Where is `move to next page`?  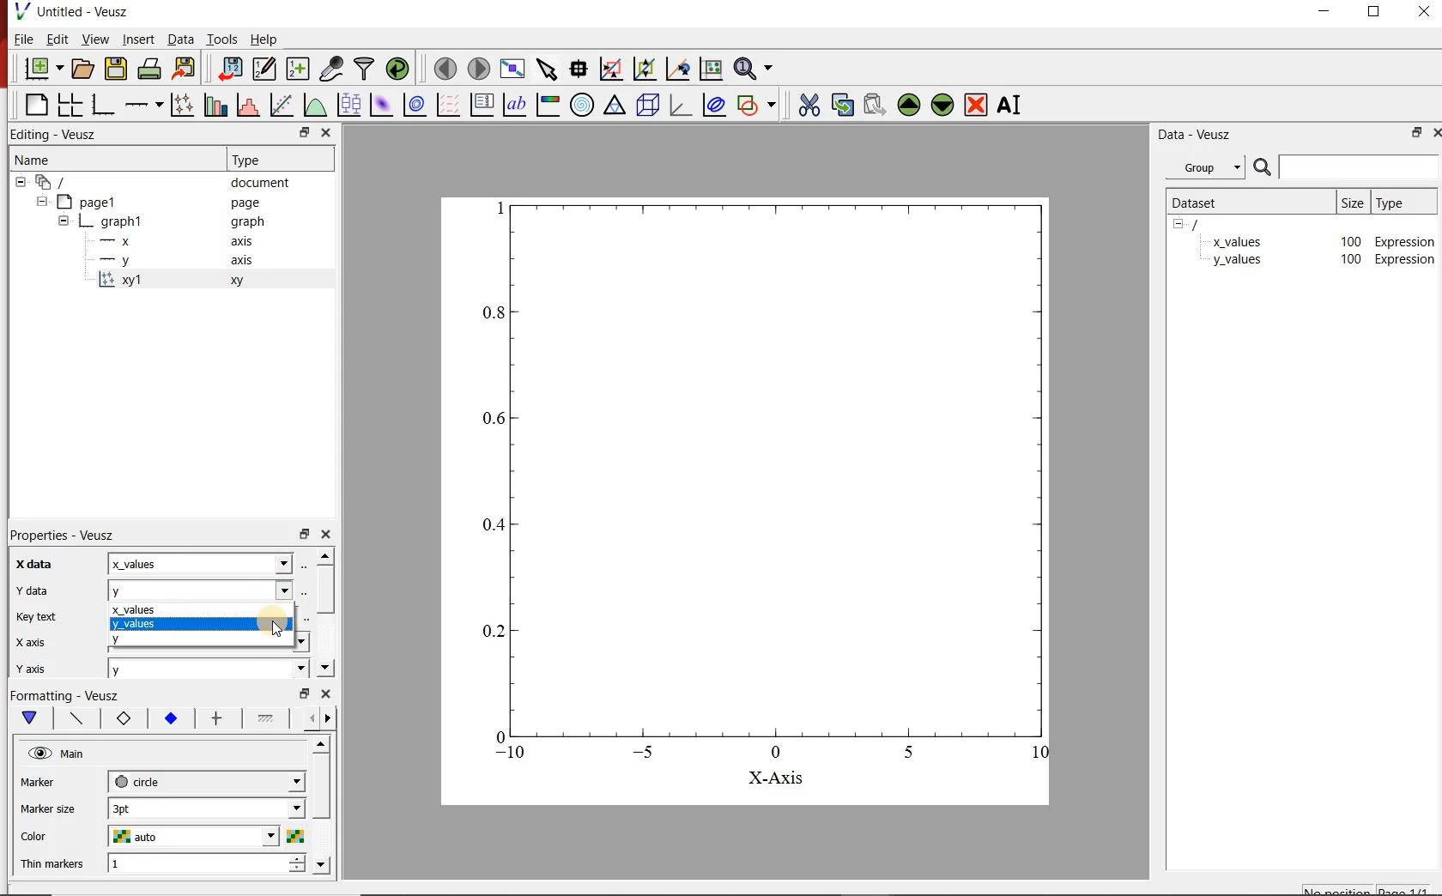
move to next page is located at coordinates (480, 69).